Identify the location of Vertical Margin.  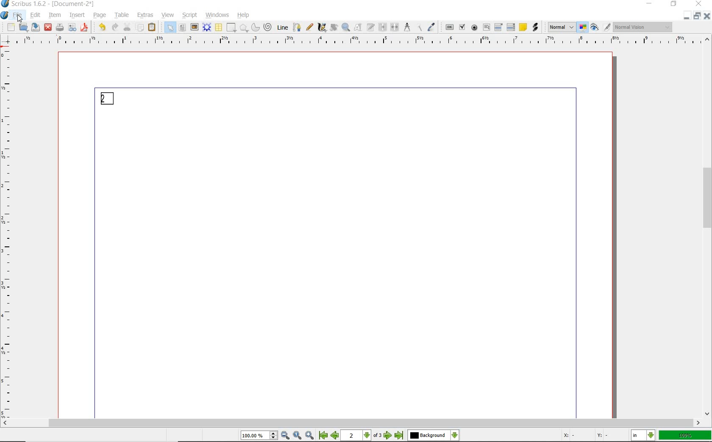
(8, 234).